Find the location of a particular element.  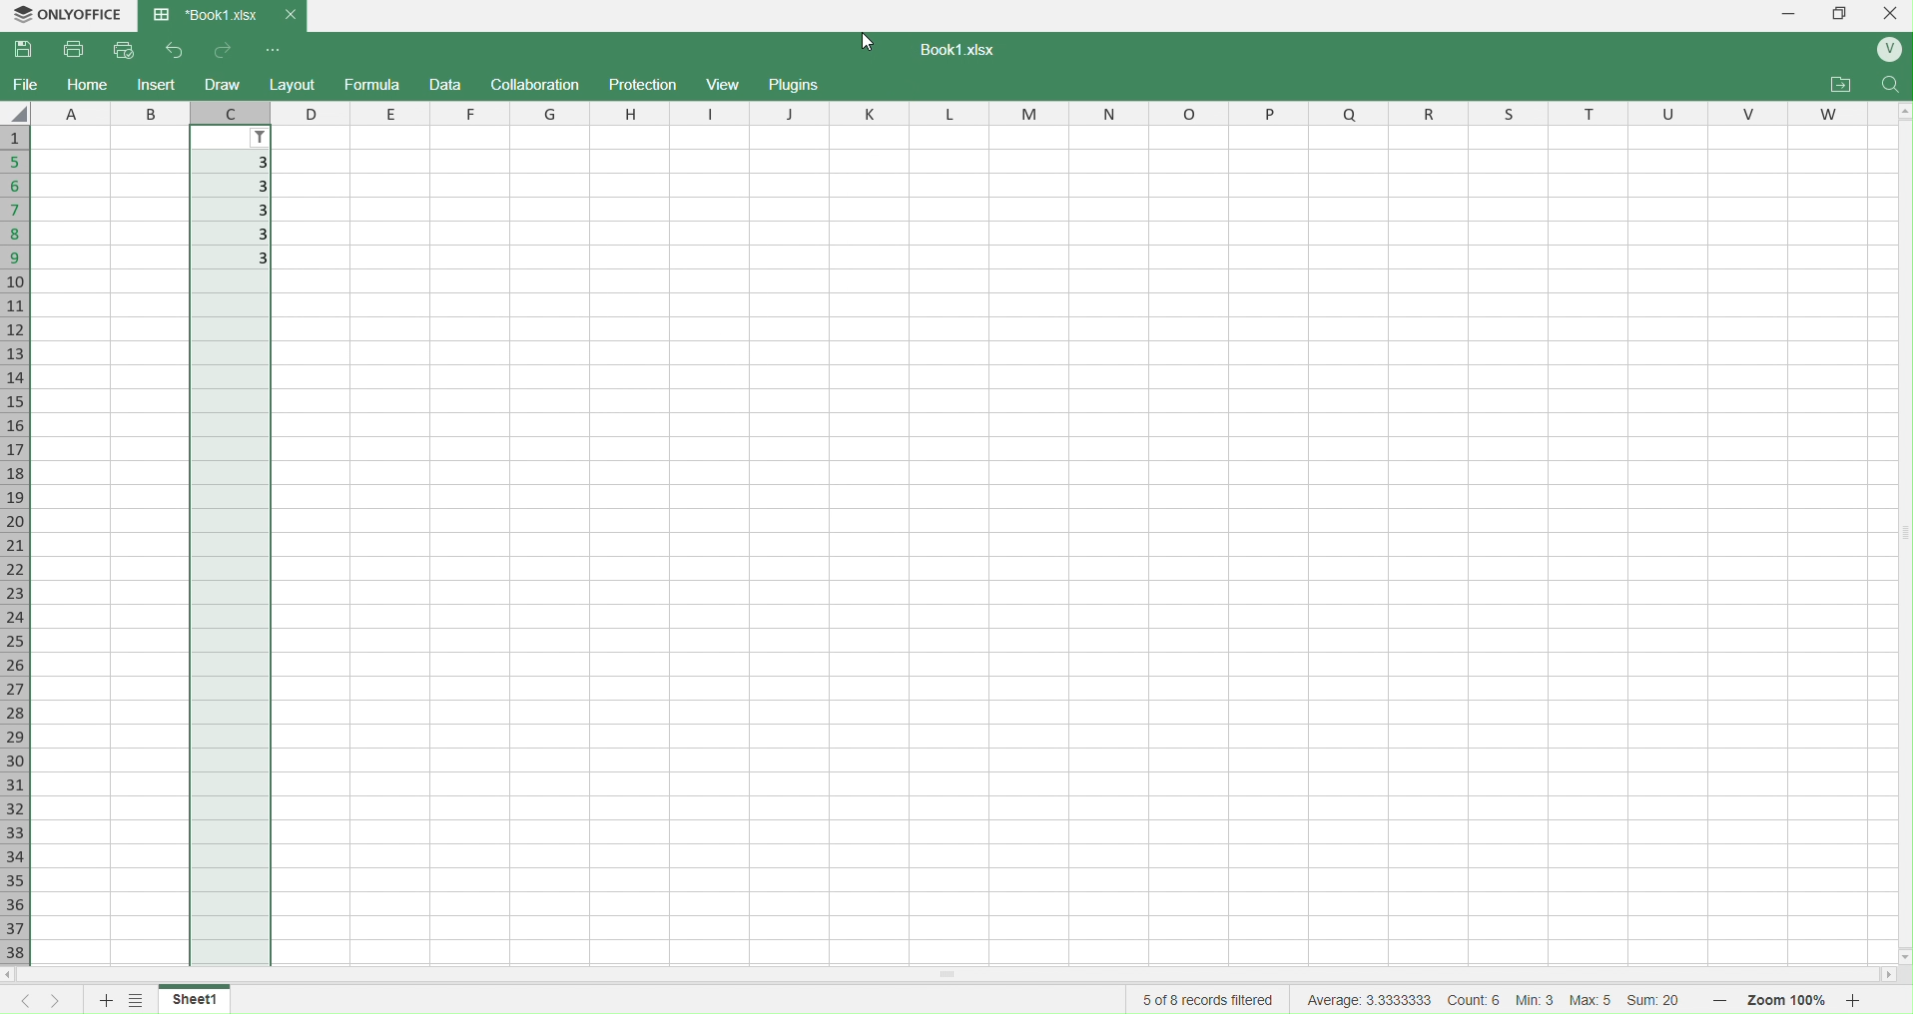

Open File location is located at coordinates (1841, 85).